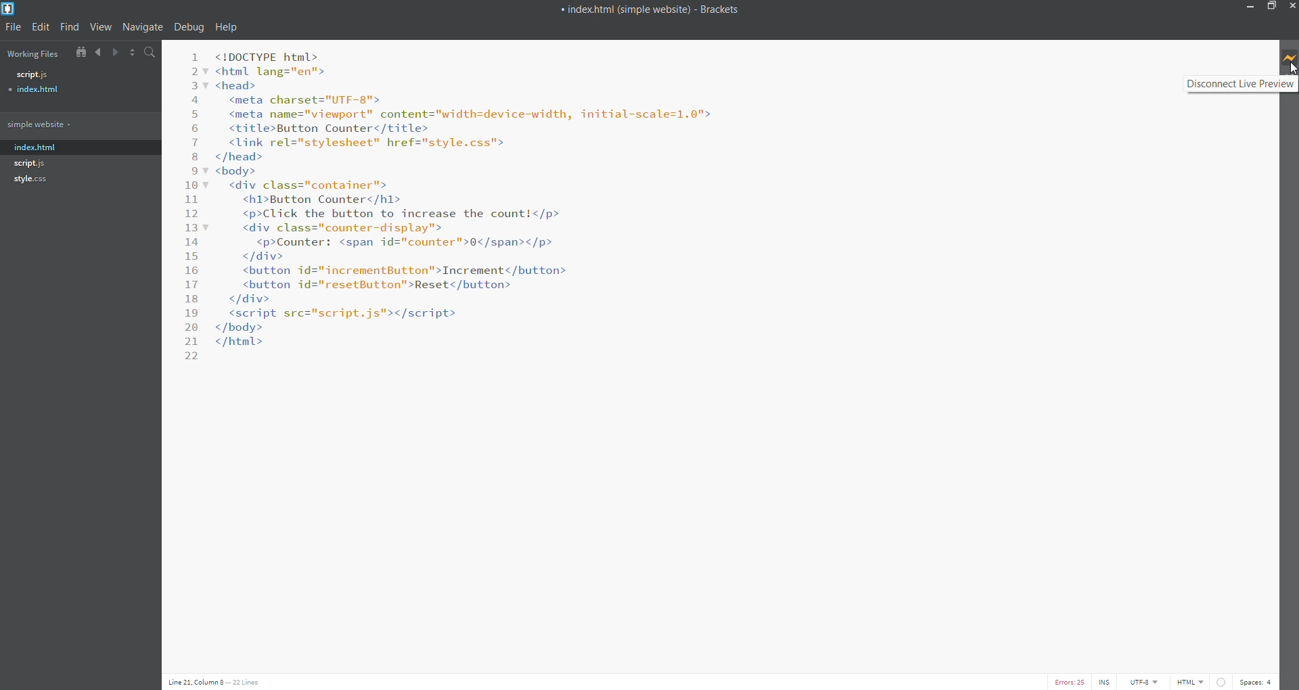  What do you see at coordinates (77, 123) in the screenshot?
I see `simple website` at bounding box center [77, 123].